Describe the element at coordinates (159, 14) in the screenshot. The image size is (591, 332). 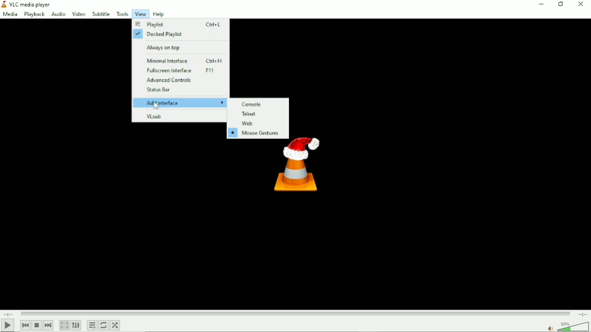
I see `Help` at that location.